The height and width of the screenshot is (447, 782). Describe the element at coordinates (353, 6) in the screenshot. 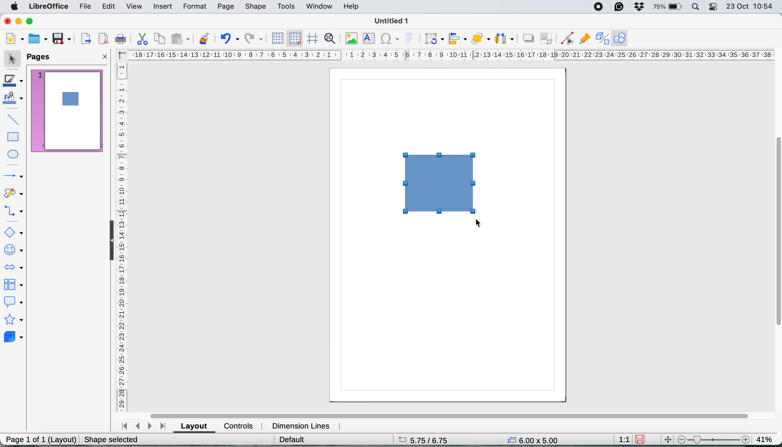

I see `help` at that location.